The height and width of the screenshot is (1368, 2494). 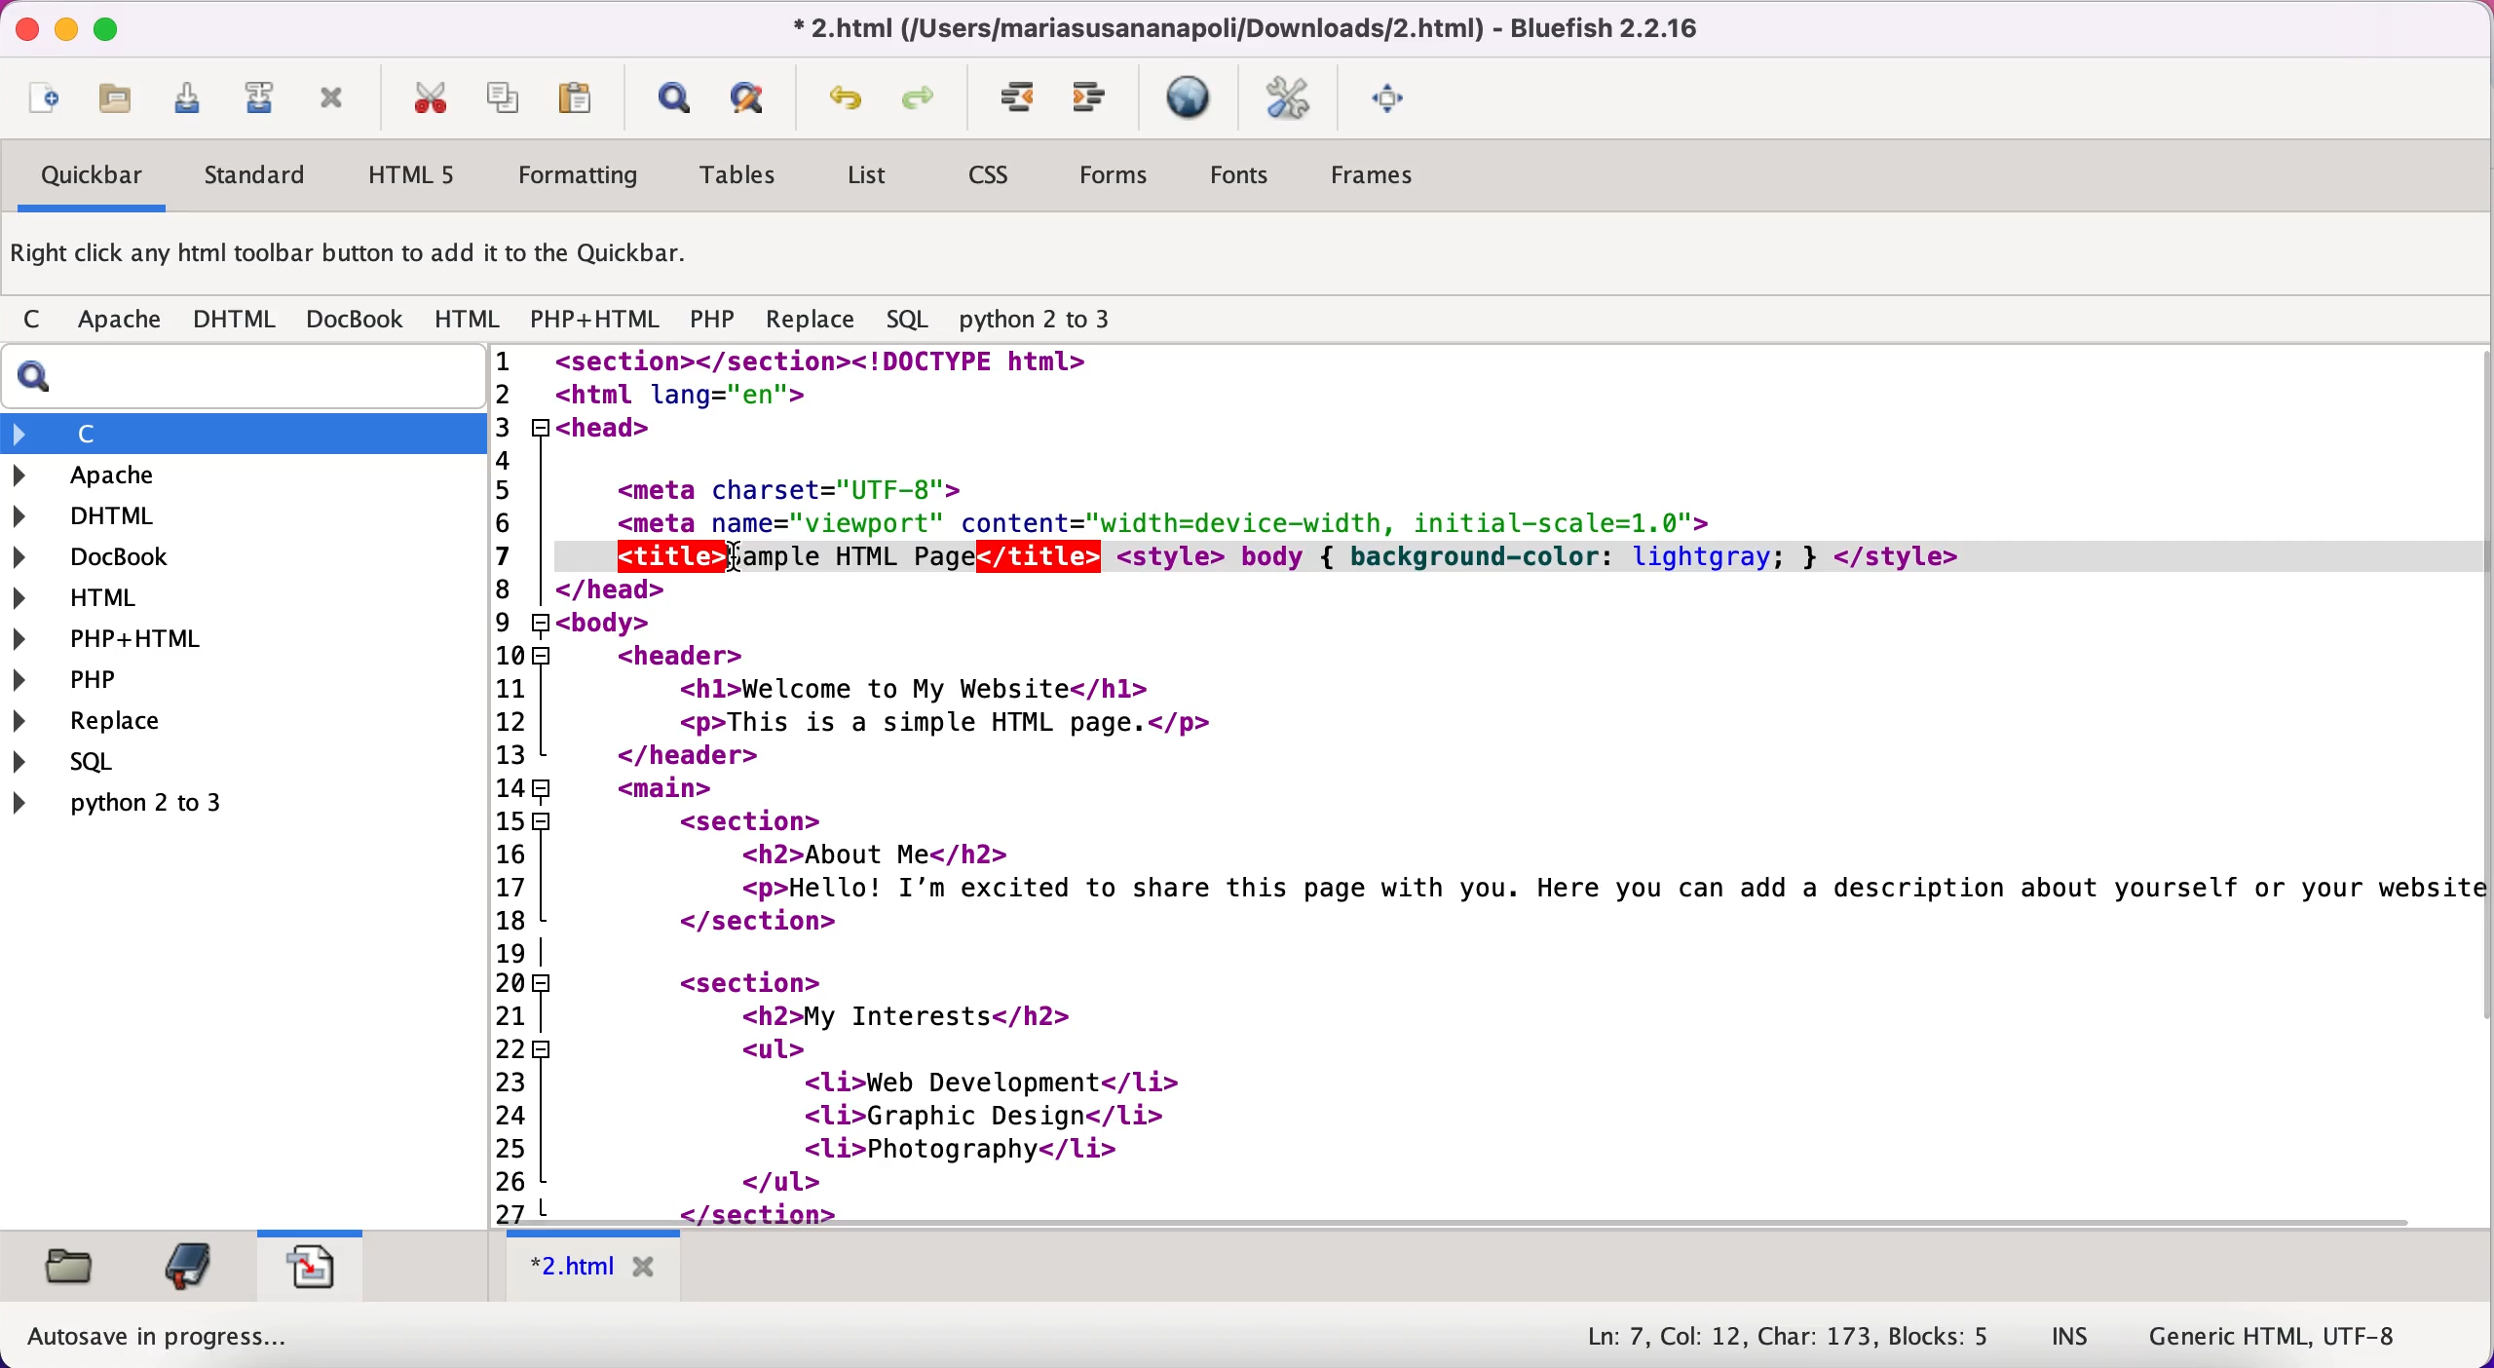 I want to click on indent, so click(x=1019, y=98).